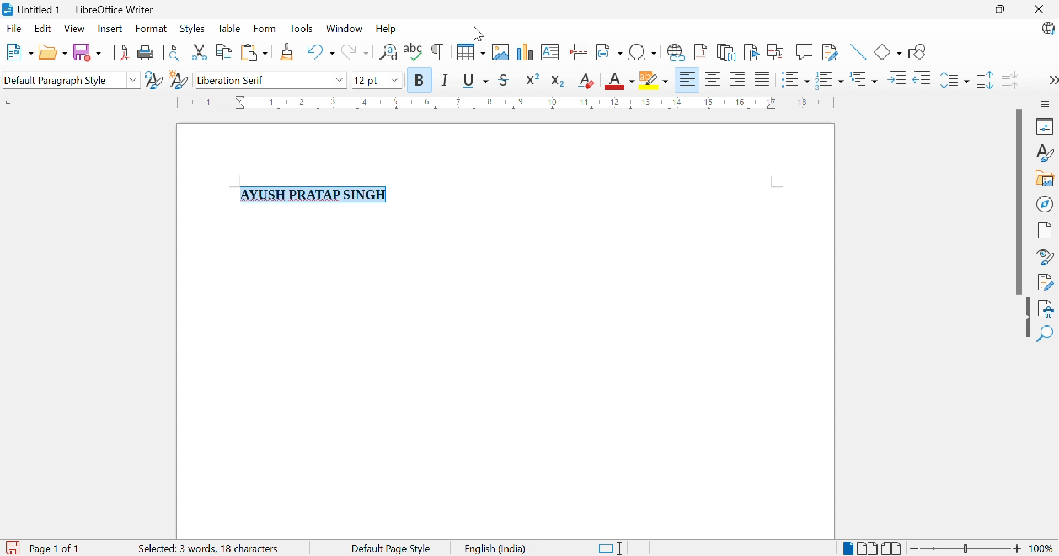 This screenshot has width=1059, height=556. Describe the element at coordinates (475, 81) in the screenshot. I see `Underline` at that location.